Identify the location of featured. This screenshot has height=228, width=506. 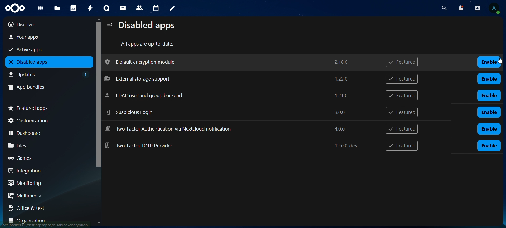
(402, 78).